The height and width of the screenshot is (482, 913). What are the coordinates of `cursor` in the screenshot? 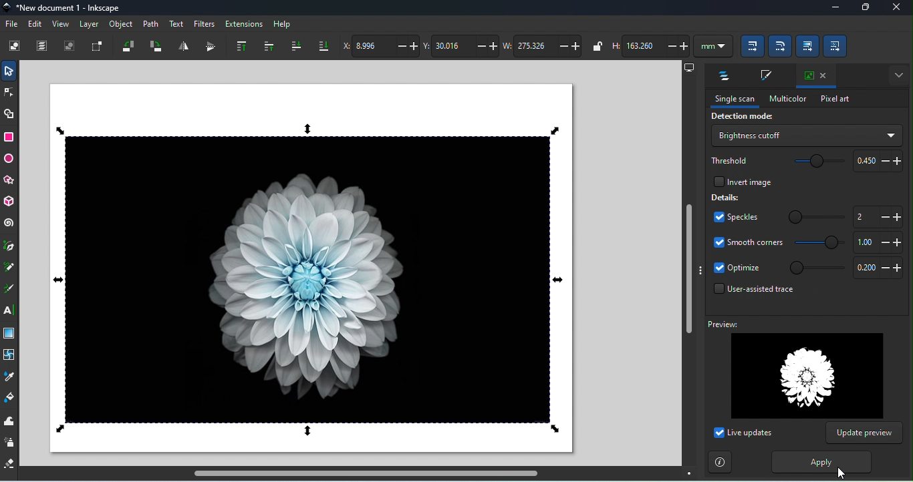 It's located at (841, 473).